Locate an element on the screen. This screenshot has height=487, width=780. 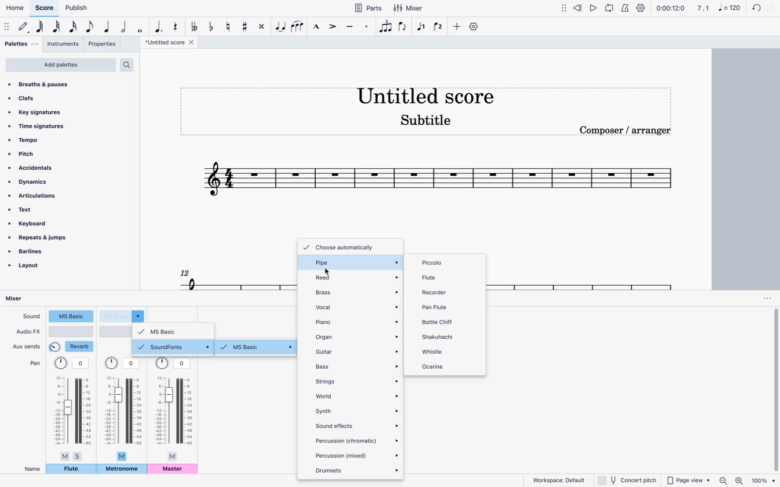
articulations is located at coordinates (45, 196).